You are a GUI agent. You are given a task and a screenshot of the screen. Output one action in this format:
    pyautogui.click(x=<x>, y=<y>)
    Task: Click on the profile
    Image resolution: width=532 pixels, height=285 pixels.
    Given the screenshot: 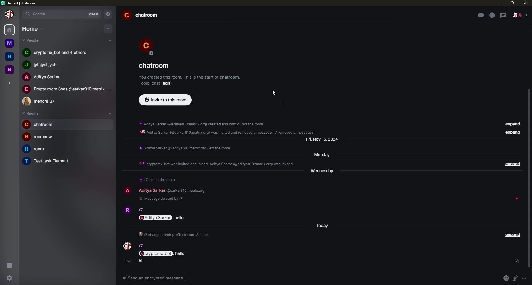 What is the action you would take?
    pyautogui.click(x=9, y=14)
    